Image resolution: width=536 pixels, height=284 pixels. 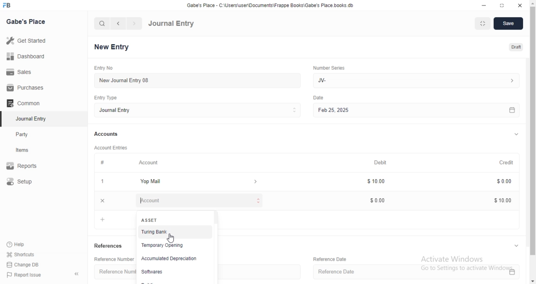 I want to click on Journal Entry, so click(x=172, y=24).